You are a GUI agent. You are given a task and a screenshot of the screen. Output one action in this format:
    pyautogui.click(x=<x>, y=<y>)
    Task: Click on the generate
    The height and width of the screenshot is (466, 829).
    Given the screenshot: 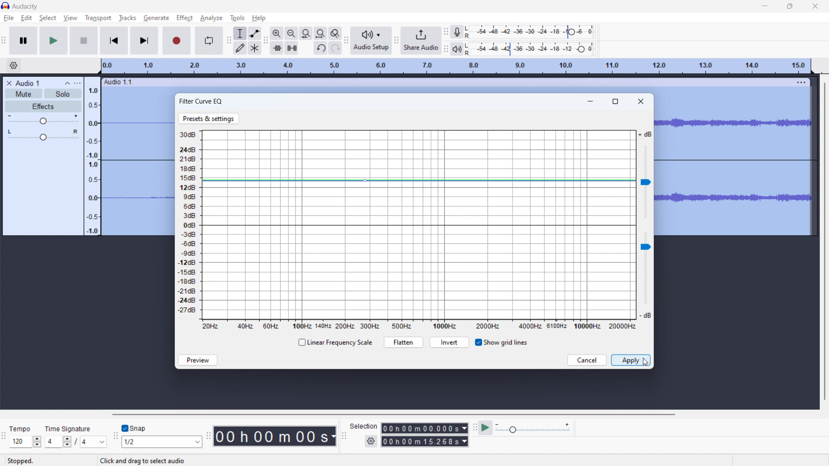 What is the action you would take?
    pyautogui.click(x=156, y=18)
    